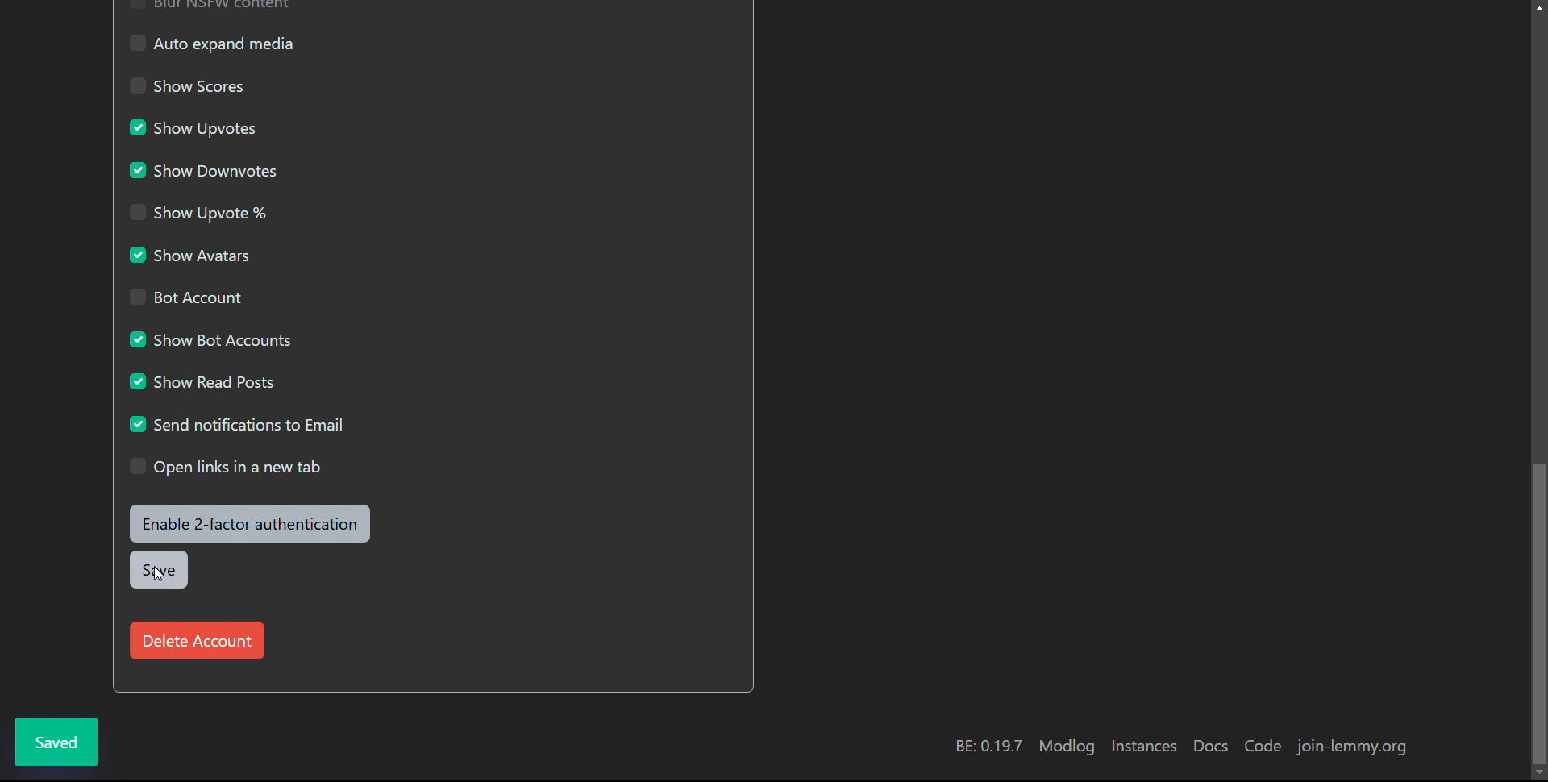  Describe the element at coordinates (1538, 614) in the screenshot. I see `scrollbar moved` at that location.